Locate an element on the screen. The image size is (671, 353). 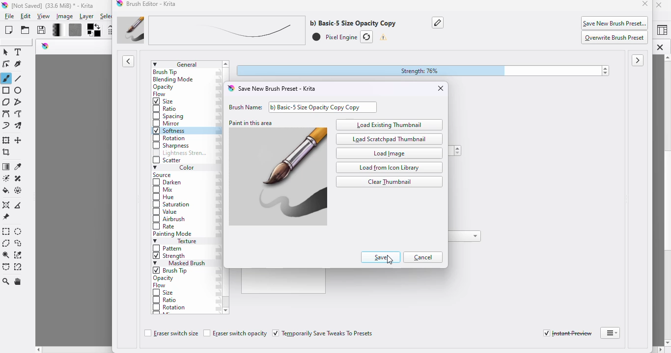
toggle showing scratchpad is located at coordinates (638, 61).